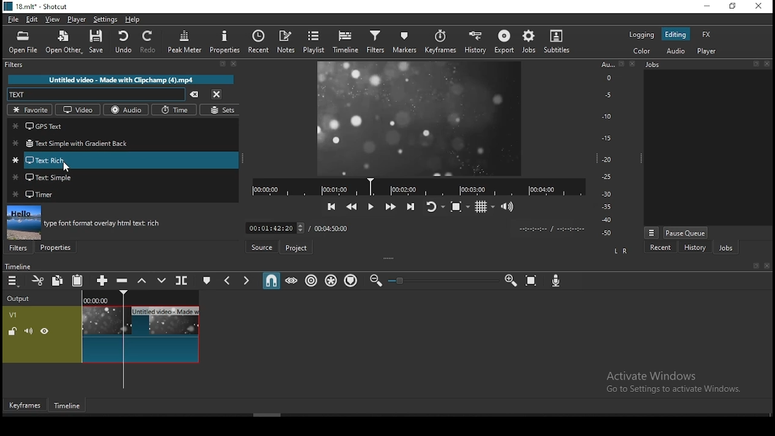 The width and height of the screenshot is (775, 436). What do you see at coordinates (38, 280) in the screenshot?
I see `cut` at bounding box center [38, 280].